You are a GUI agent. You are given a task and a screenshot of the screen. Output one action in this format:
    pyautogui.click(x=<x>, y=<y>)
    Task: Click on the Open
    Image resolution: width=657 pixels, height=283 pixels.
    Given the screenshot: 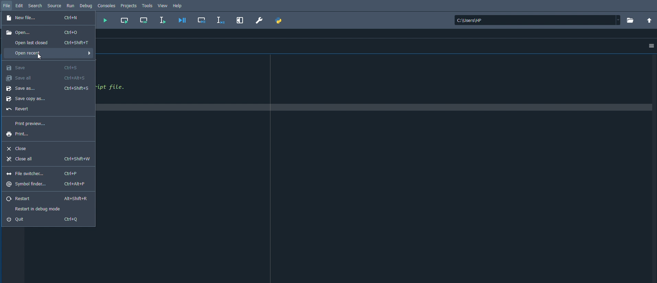 What is the action you would take?
    pyautogui.click(x=43, y=32)
    